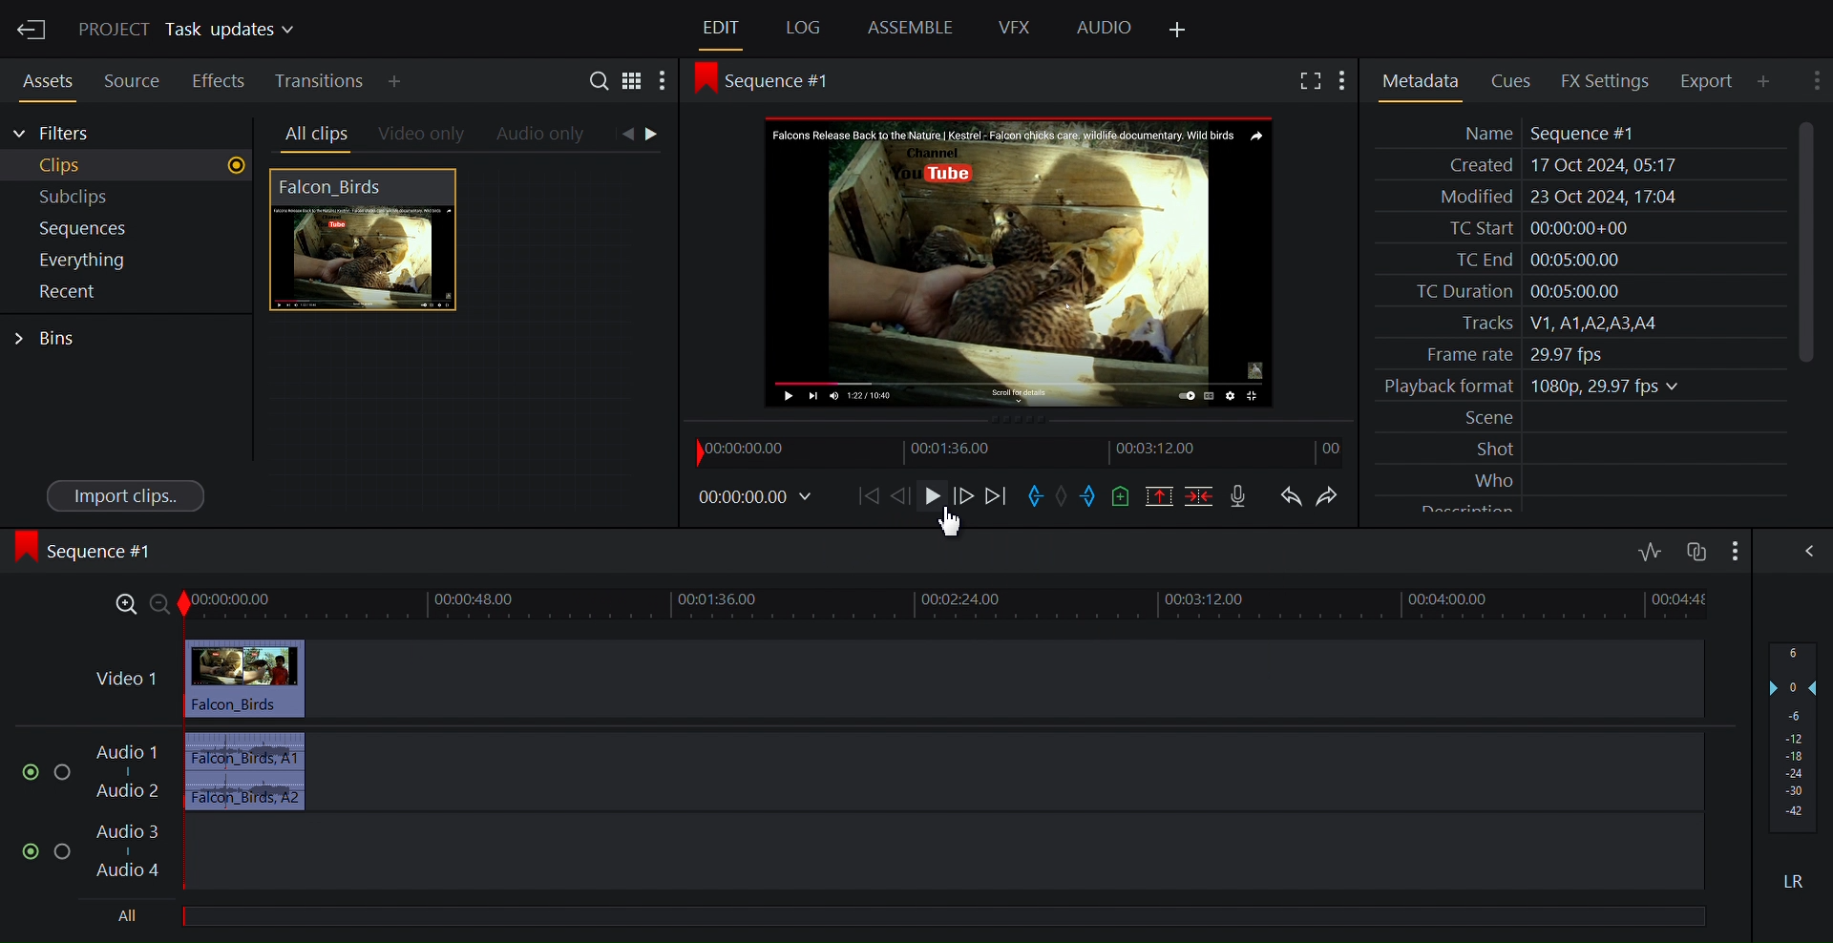  I want to click on Scene, so click(1583, 418).